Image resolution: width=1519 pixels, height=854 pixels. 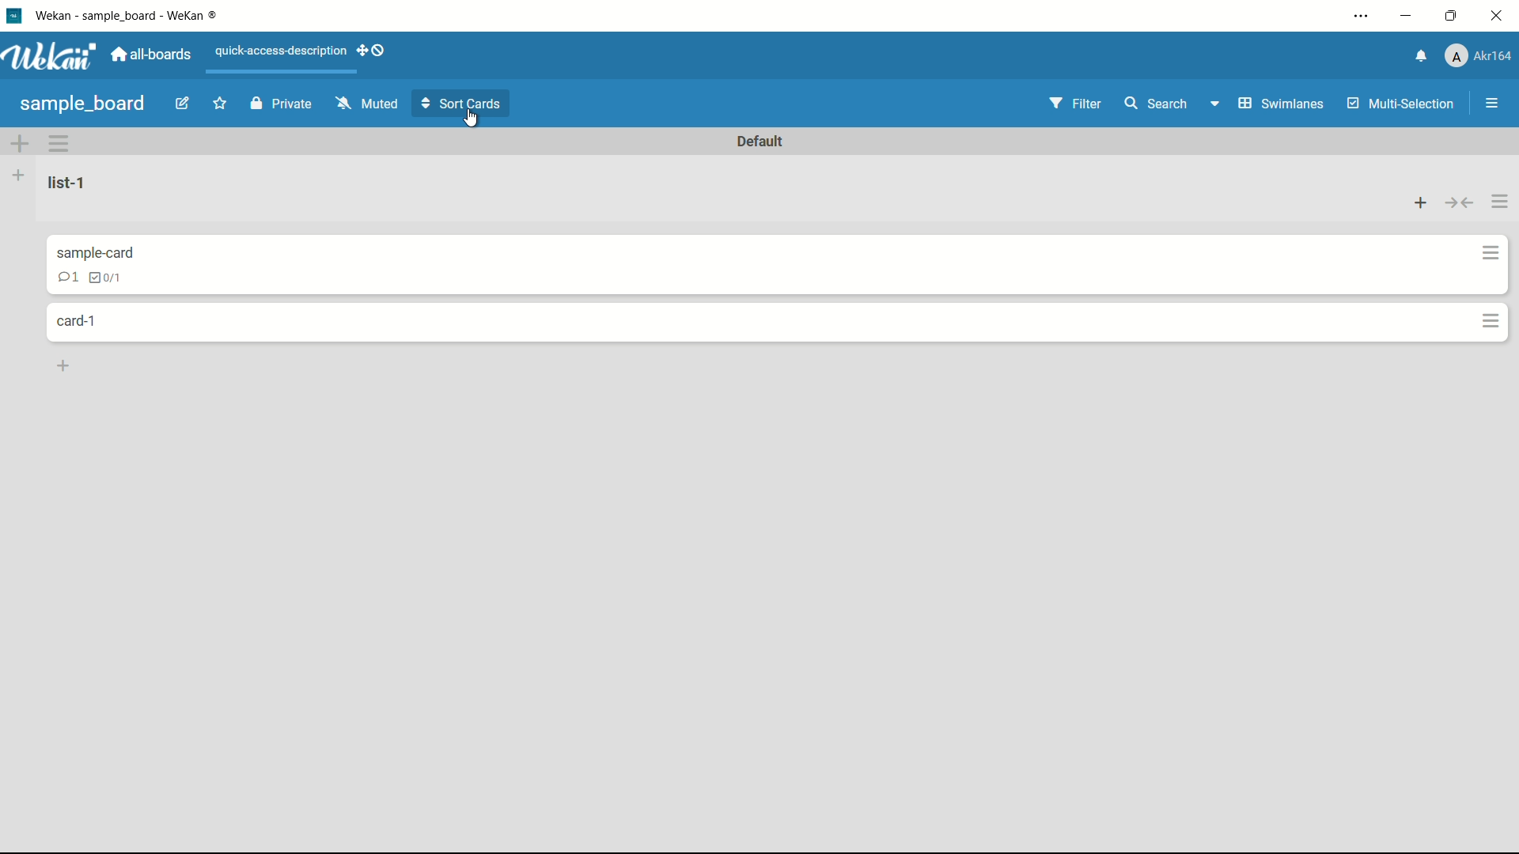 What do you see at coordinates (282, 52) in the screenshot?
I see `quick-access-description` at bounding box center [282, 52].